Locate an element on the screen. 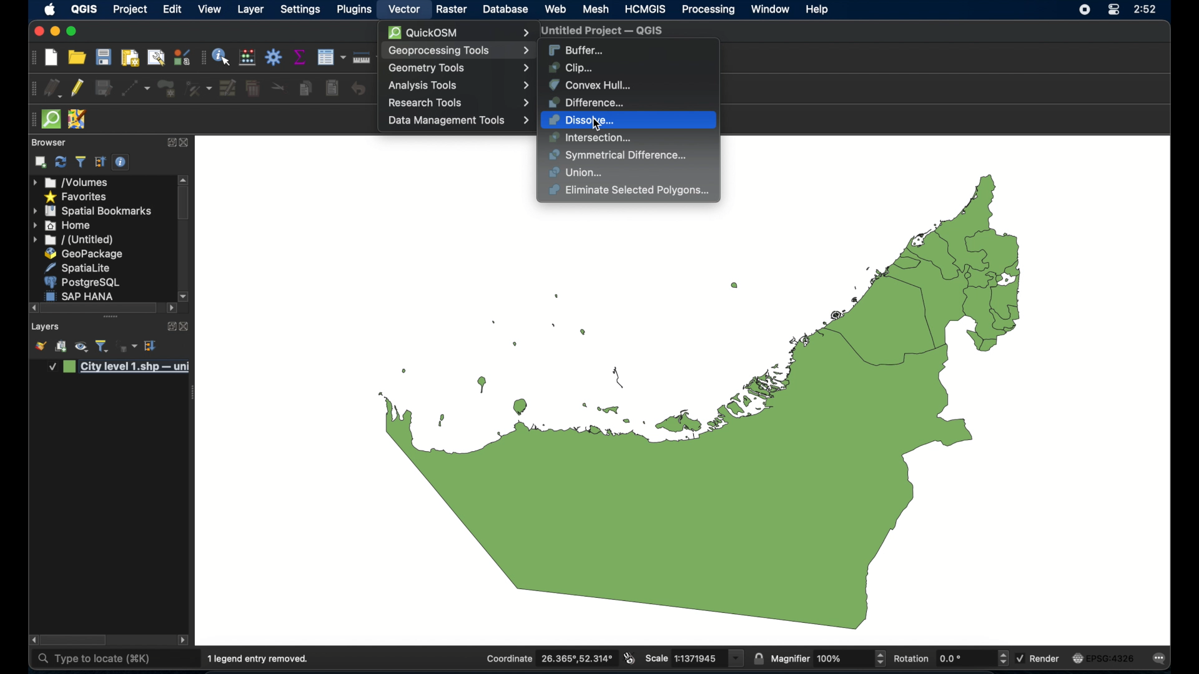 This screenshot has width=1199, height=674. research tools menu is located at coordinates (459, 102).